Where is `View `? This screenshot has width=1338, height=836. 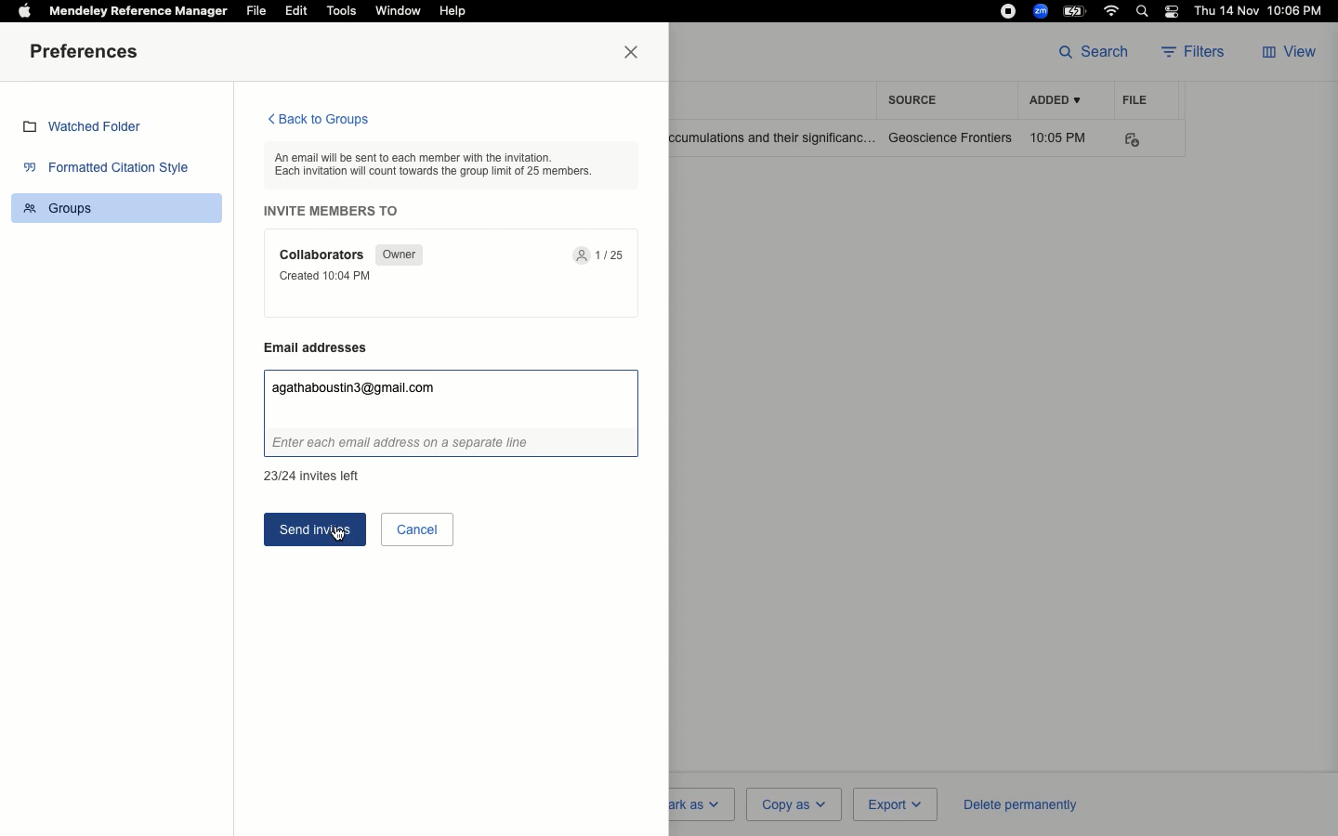 View  is located at coordinates (1292, 53).